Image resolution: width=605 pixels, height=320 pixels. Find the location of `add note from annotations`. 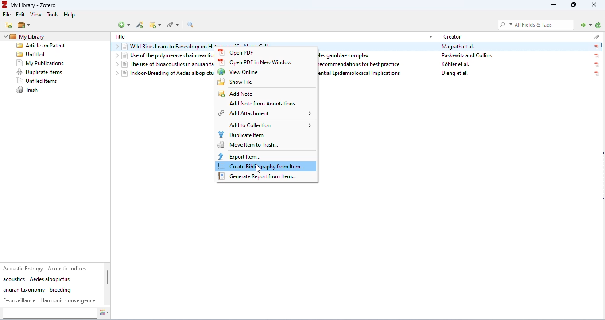

add note from annotations is located at coordinates (260, 104).